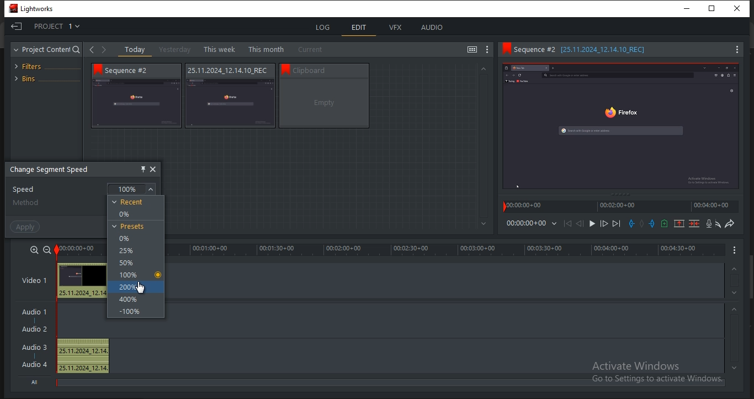  What do you see at coordinates (731, 223) in the screenshot?
I see `redo` at bounding box center [731, 223].